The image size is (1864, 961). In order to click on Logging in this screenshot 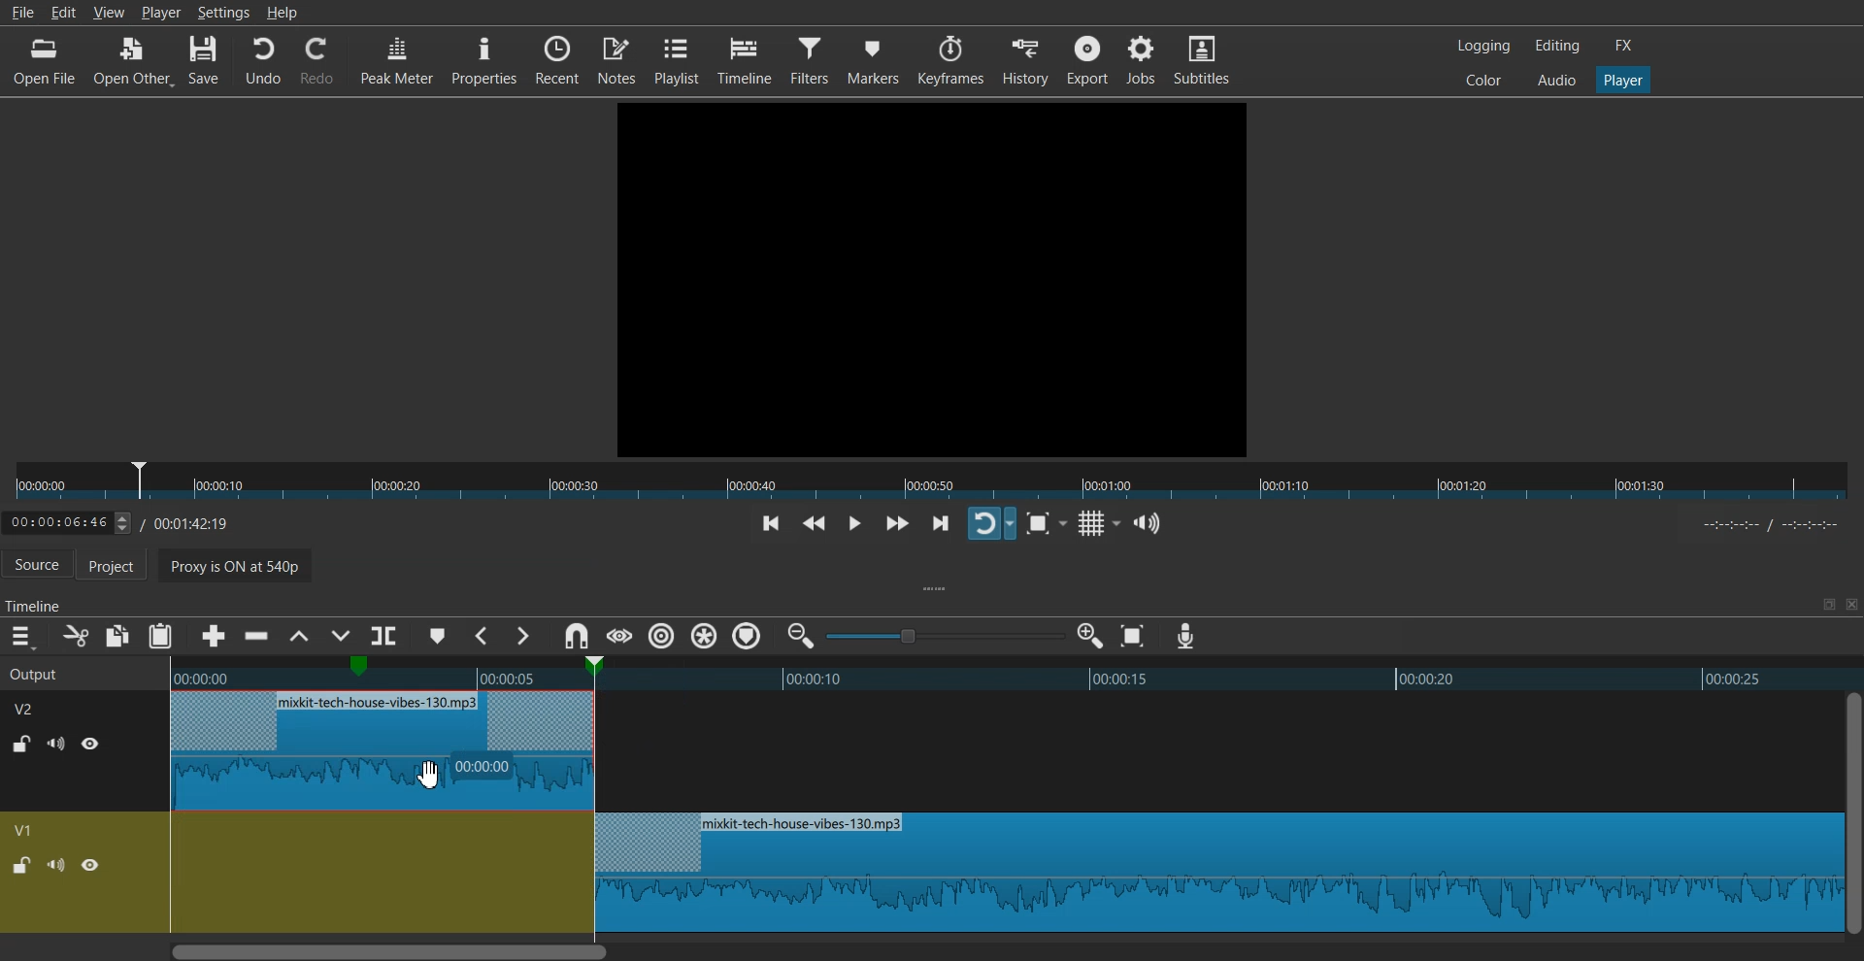, I will do `click(1484, 46)`.